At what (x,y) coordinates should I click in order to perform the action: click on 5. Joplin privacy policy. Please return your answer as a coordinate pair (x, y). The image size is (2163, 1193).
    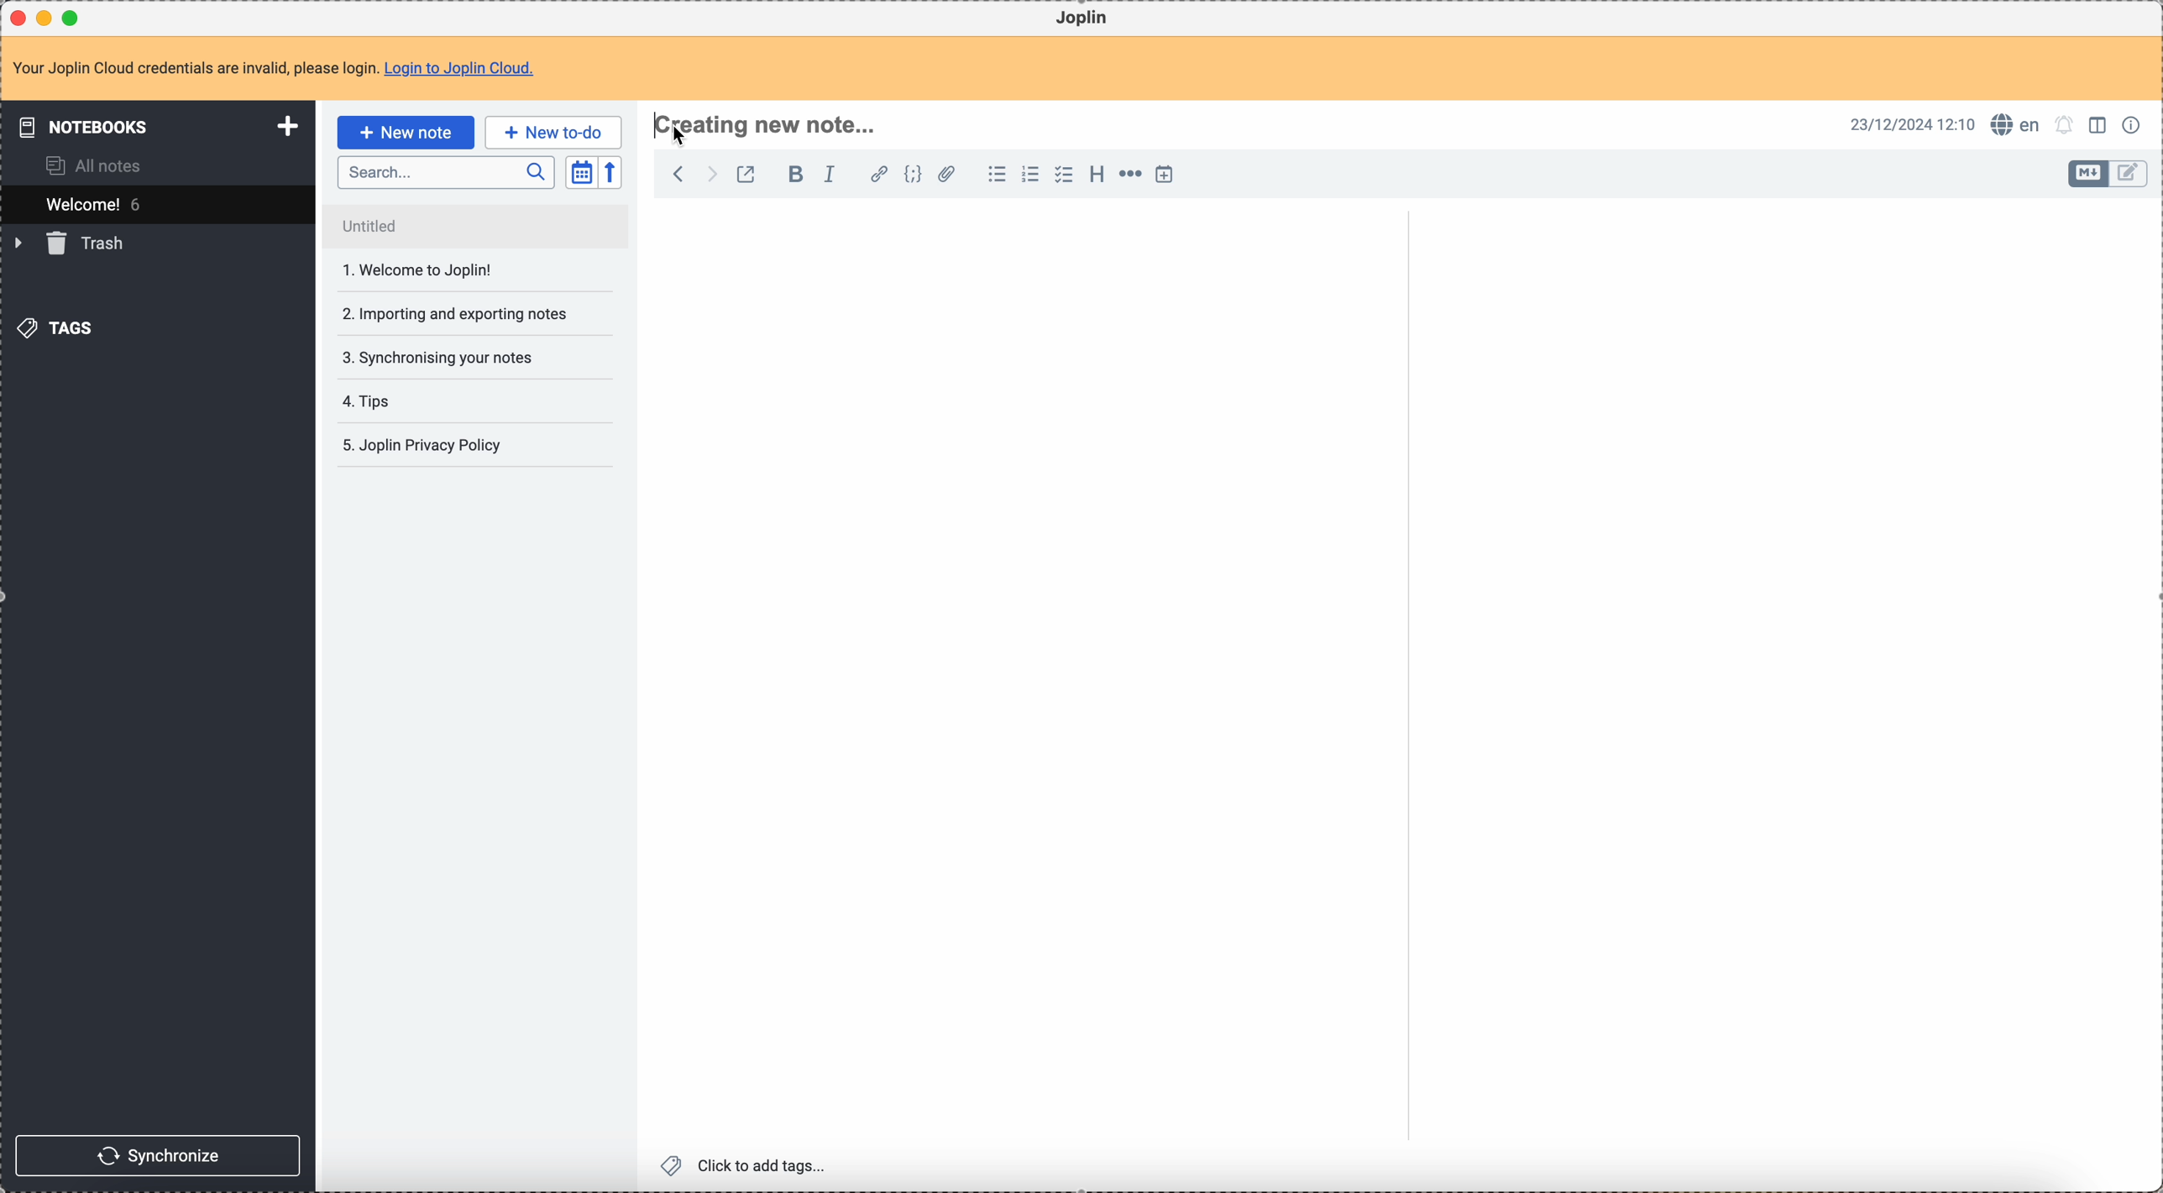
    Looking at the image, I should click on (425, 447).